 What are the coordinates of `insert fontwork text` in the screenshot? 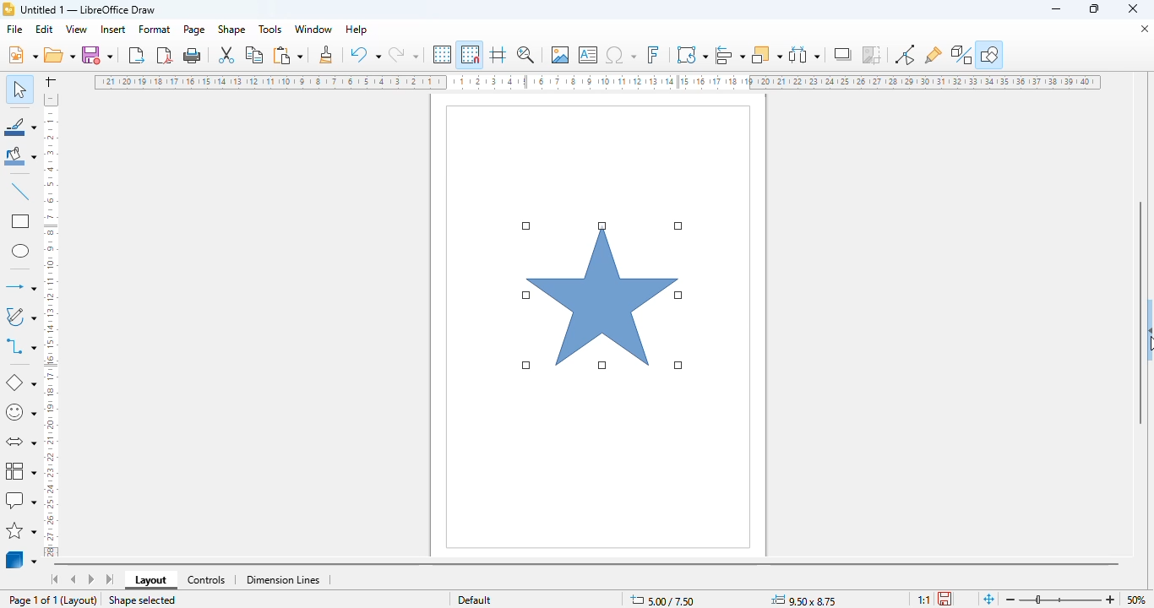 It's located at (653, 54).